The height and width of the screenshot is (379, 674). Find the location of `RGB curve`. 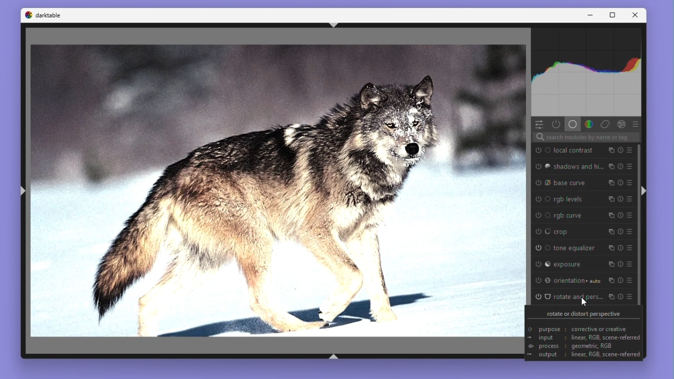

RGB curve is located at coordinates (583, 214).